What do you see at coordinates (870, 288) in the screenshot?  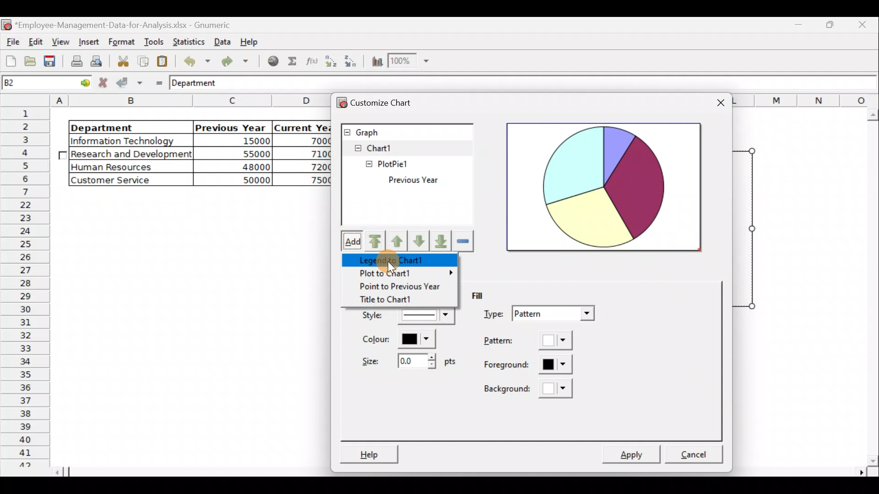 I see `Scroll bar` at bounding box center [870, 288].